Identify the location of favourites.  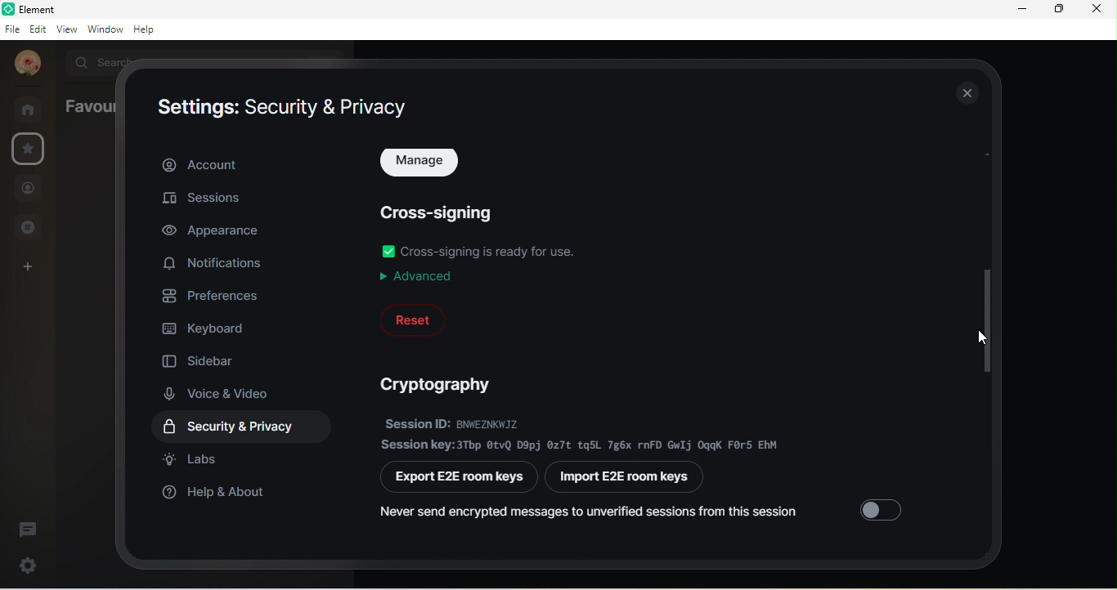
(89, 105).